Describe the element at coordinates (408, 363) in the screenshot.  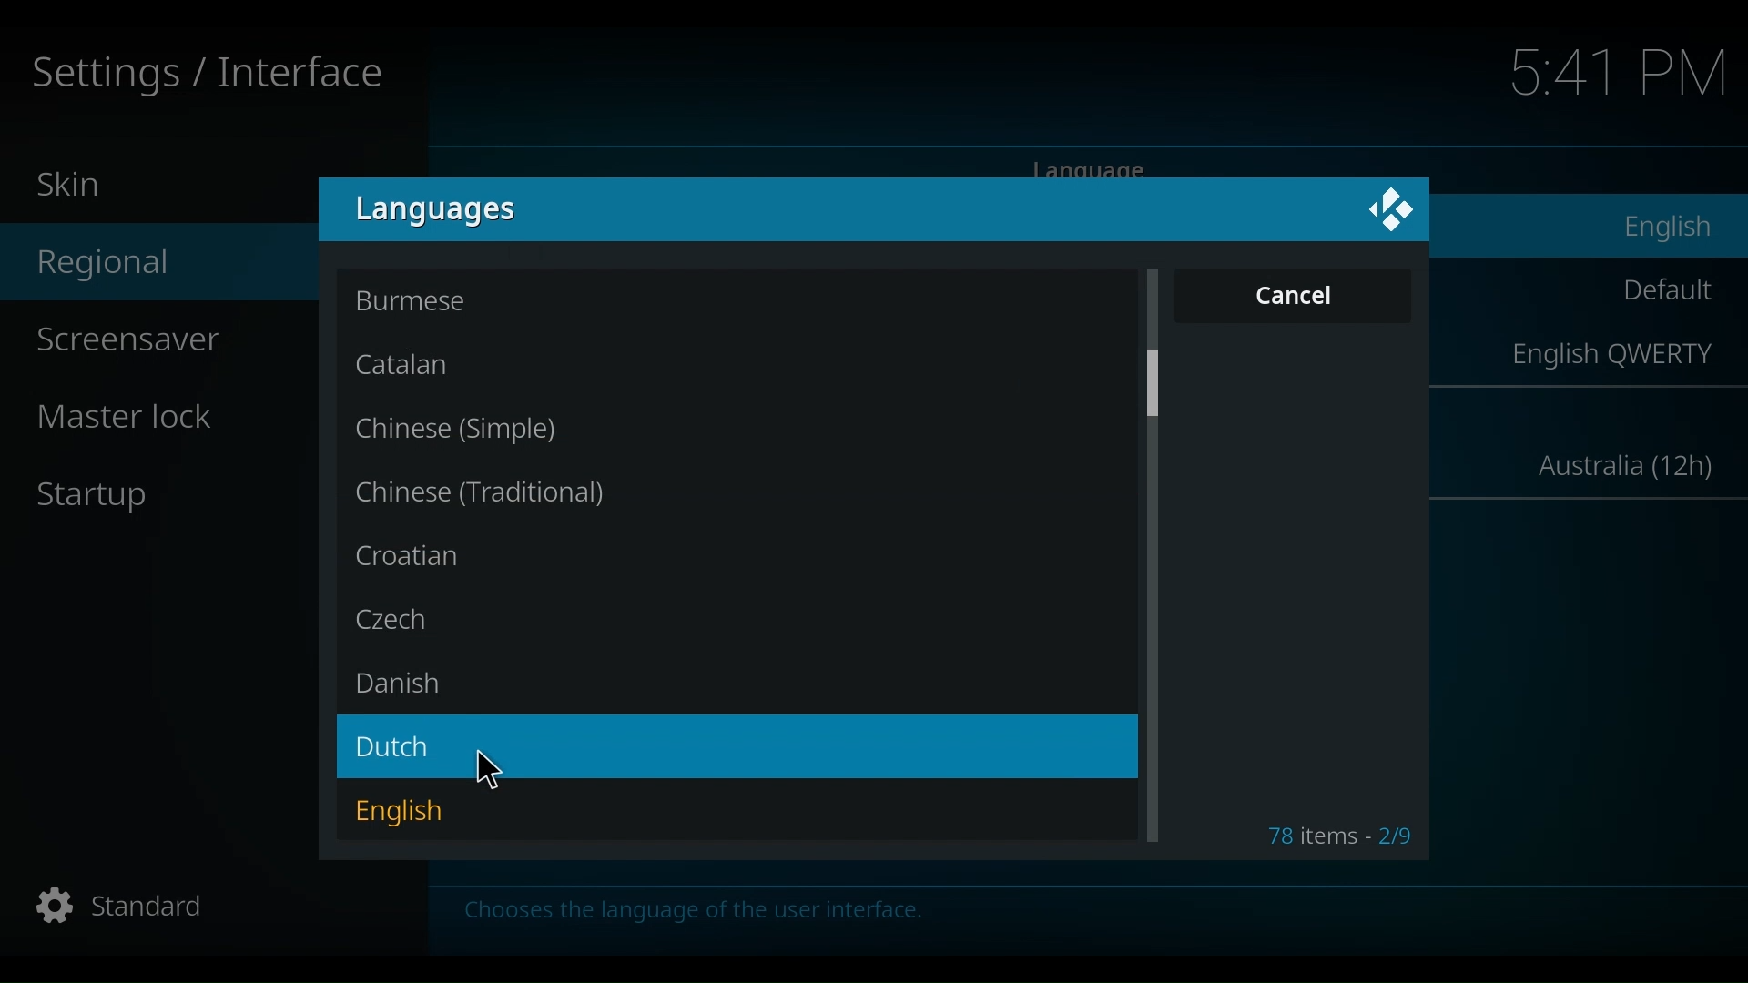
I see `Catalan` at that location.